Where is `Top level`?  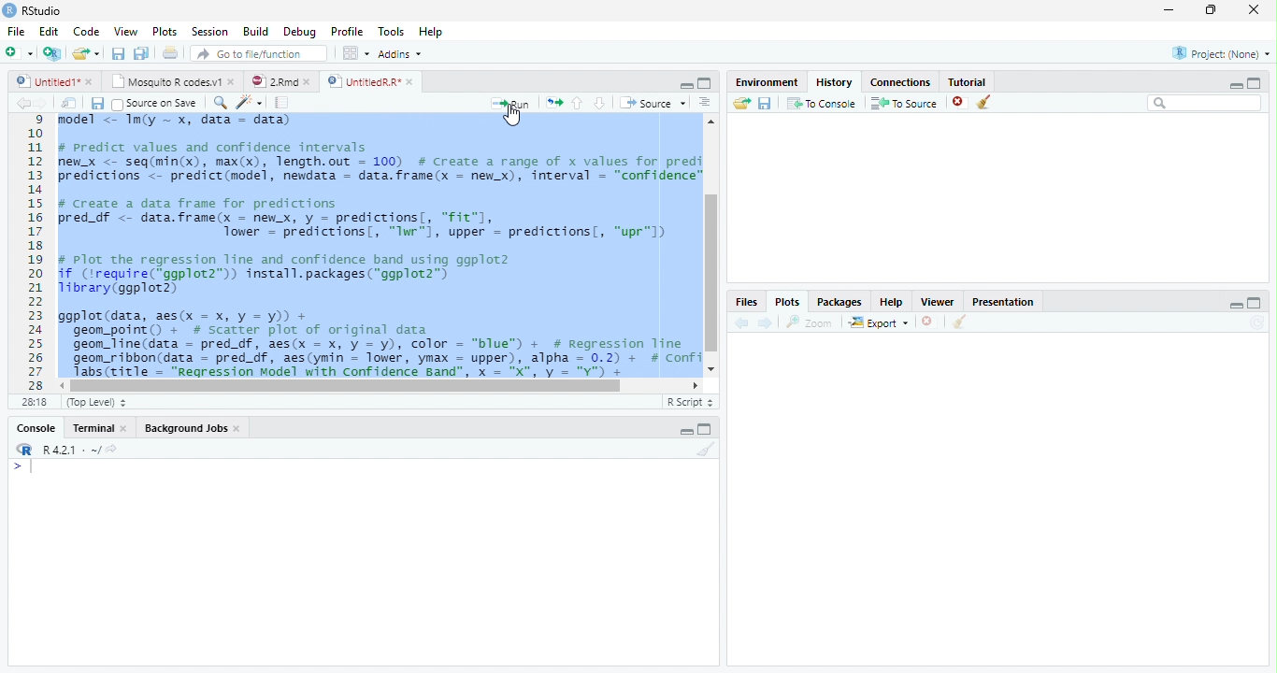
Top level is located at coordinates (95, 404).